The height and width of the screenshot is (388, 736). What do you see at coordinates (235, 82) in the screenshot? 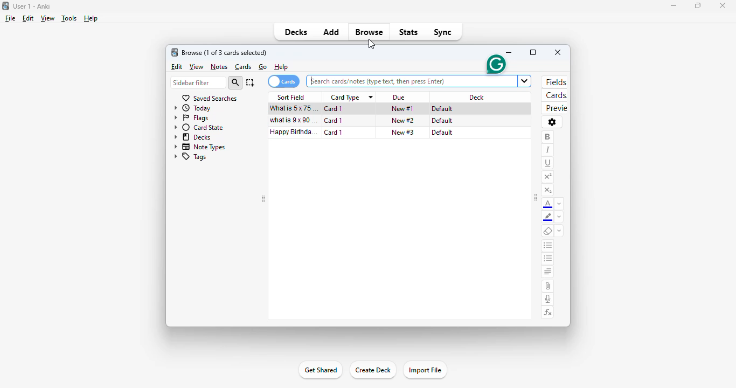
I see `search` at bounding box center [235, 82].